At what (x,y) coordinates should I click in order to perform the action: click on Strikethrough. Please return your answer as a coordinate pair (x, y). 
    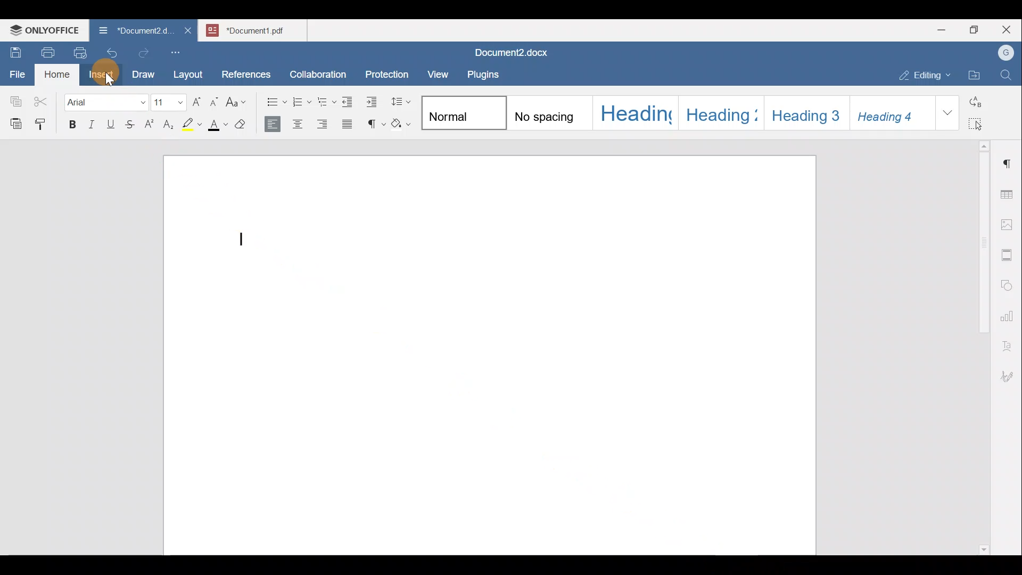
    Looking at the image, I should click on (127, 124).